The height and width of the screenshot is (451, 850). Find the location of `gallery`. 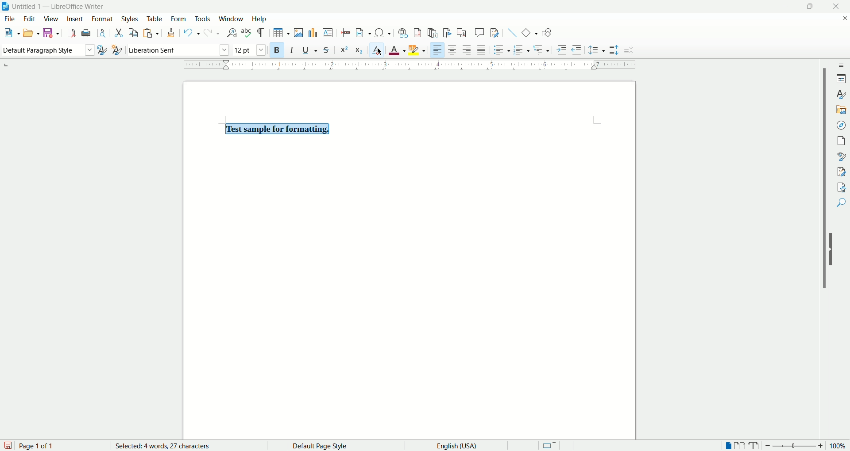

gallery is located at coordinates (842, 110).